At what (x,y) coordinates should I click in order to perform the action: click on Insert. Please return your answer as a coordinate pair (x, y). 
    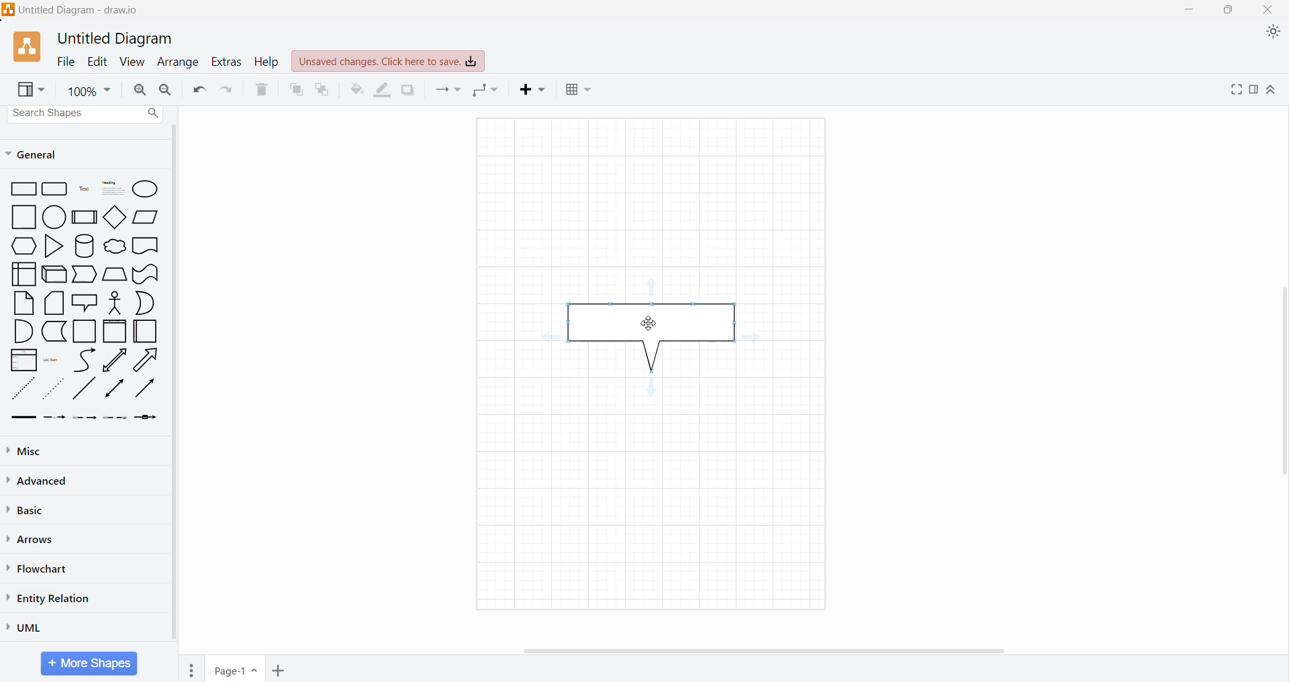
    Looking at the image, I should click on (534, 90).